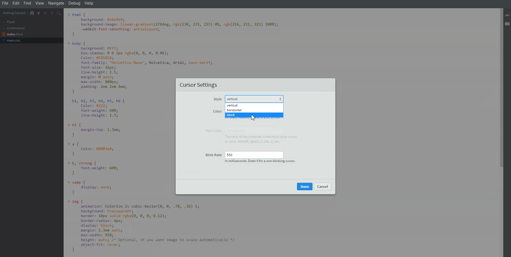 The height and width of the screenshot is (257, 511). Describe the element at coordinates (13, 34) in the screenshot. I see `index.html` at that location.